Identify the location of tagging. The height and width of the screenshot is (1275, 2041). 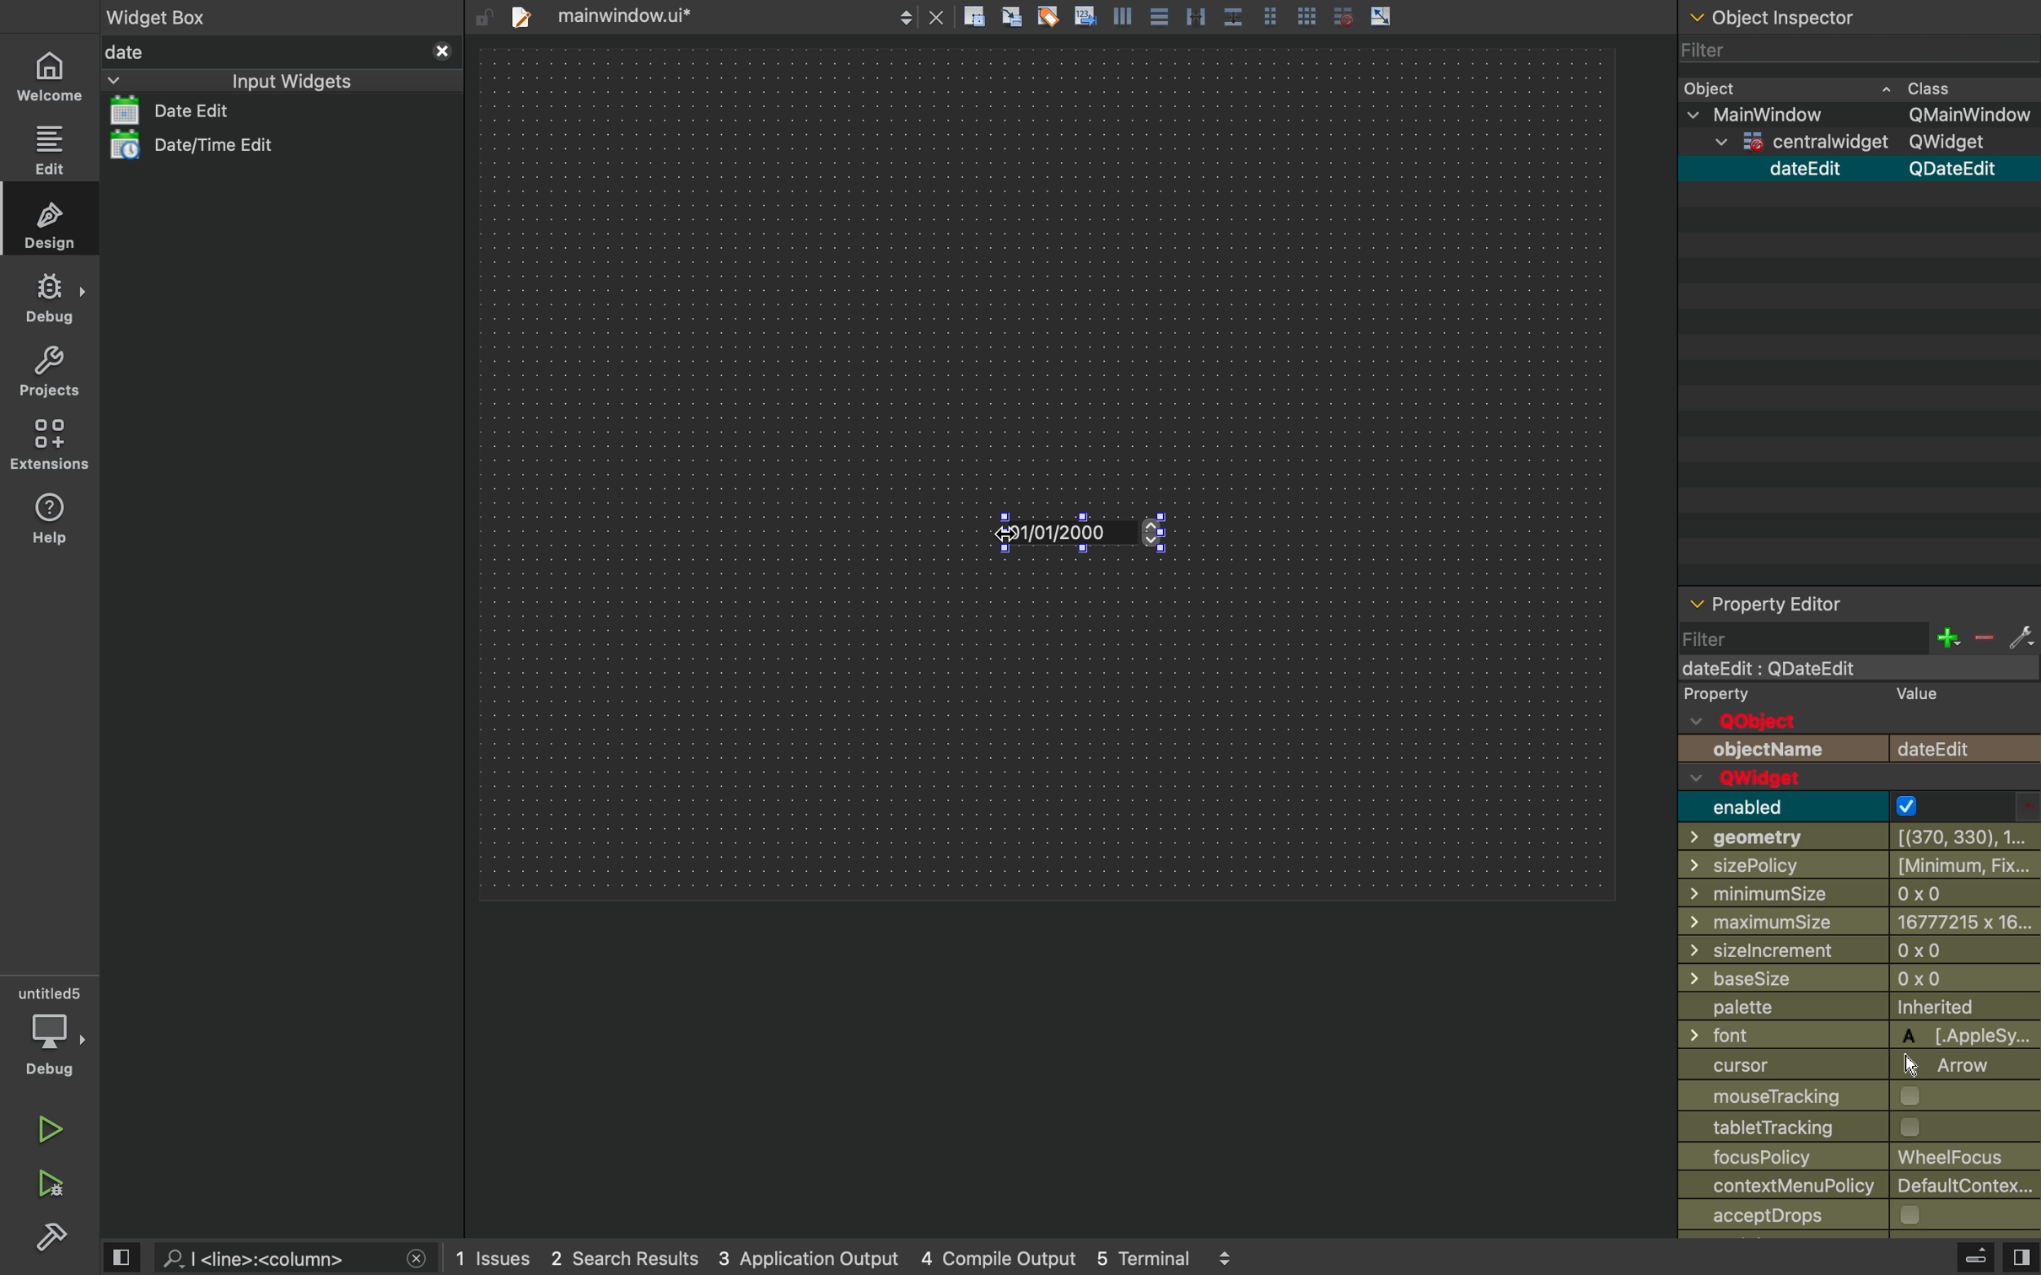
(1047, 15).